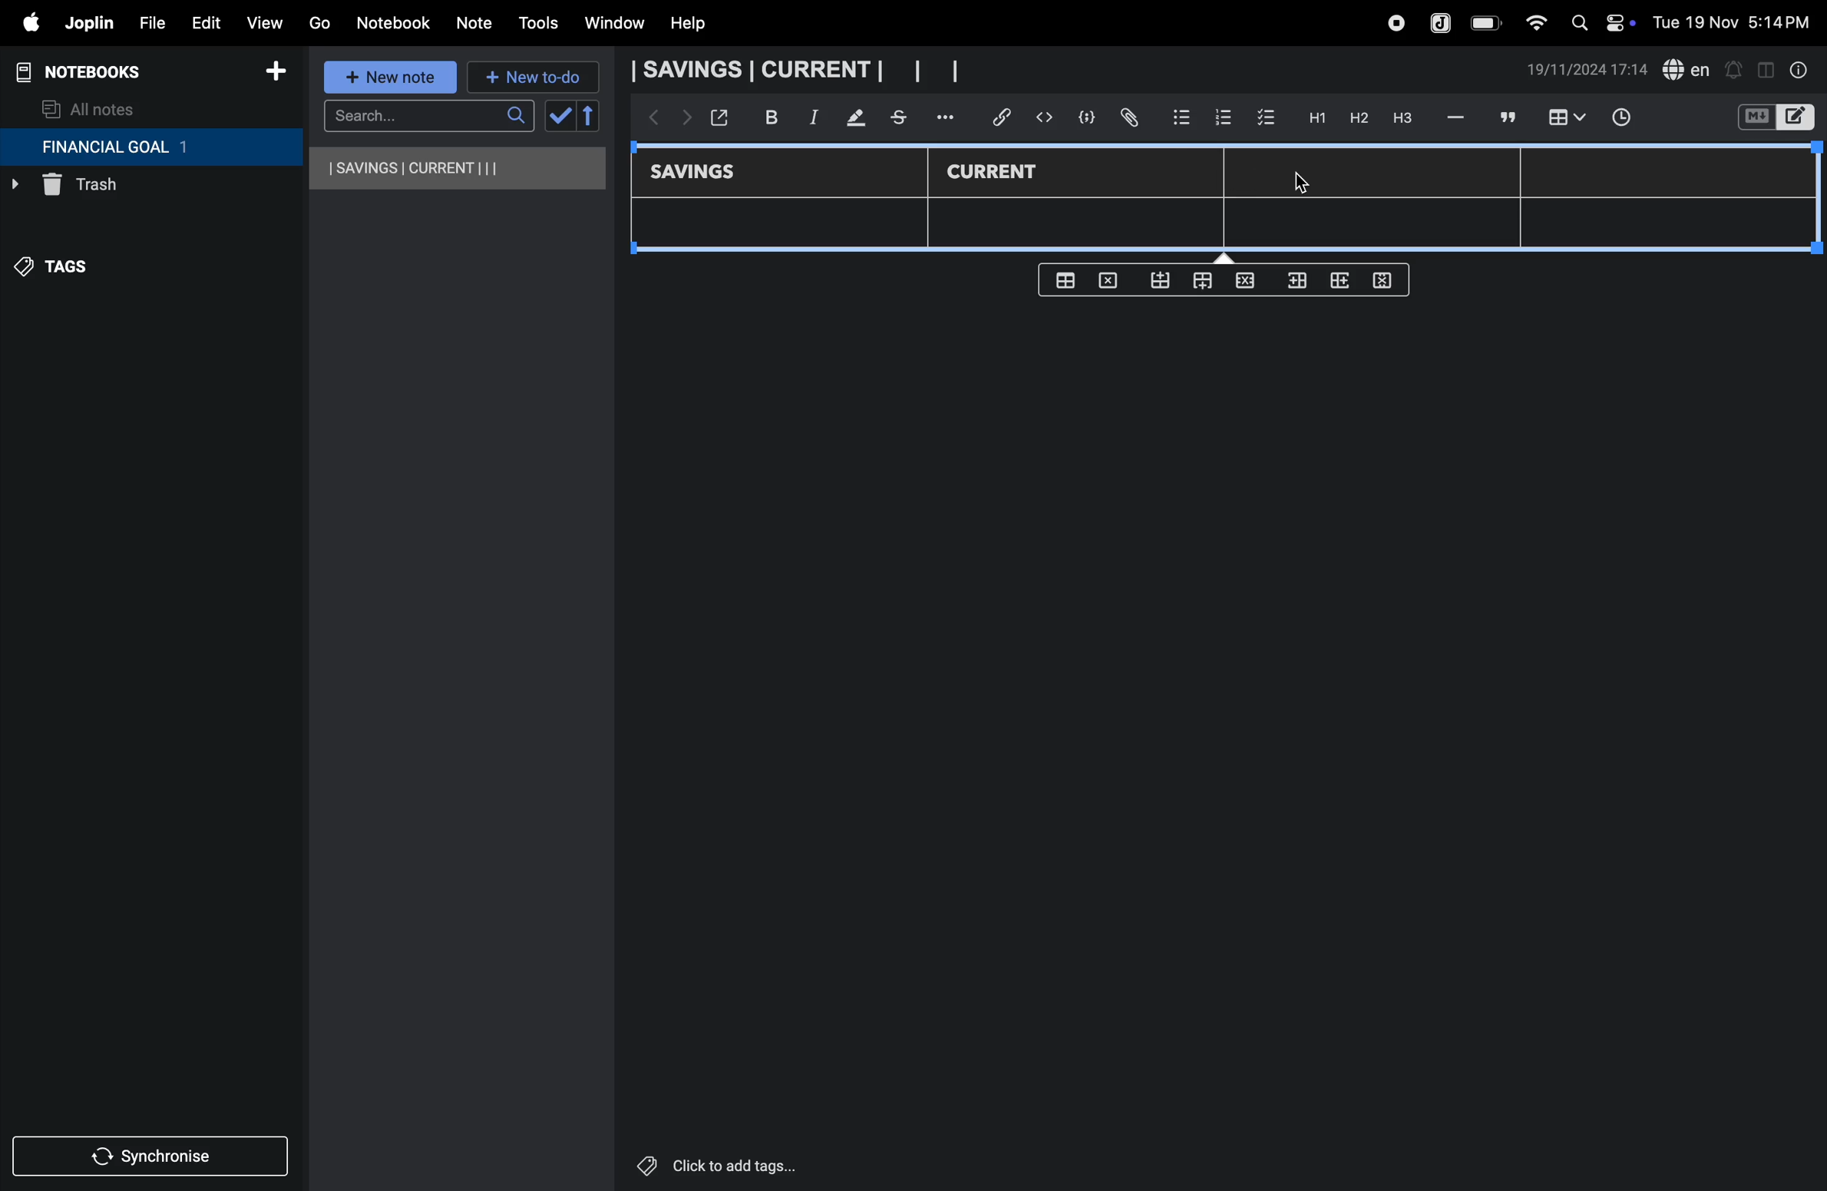  I want to click on add rows, so click(1337, 285).